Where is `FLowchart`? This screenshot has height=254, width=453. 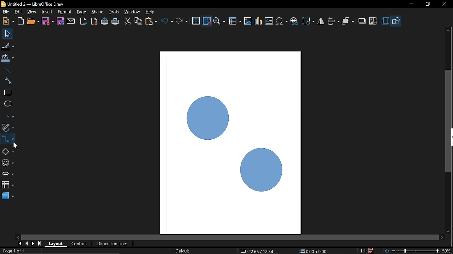
FLowchart is located at coordinates (8, 185).